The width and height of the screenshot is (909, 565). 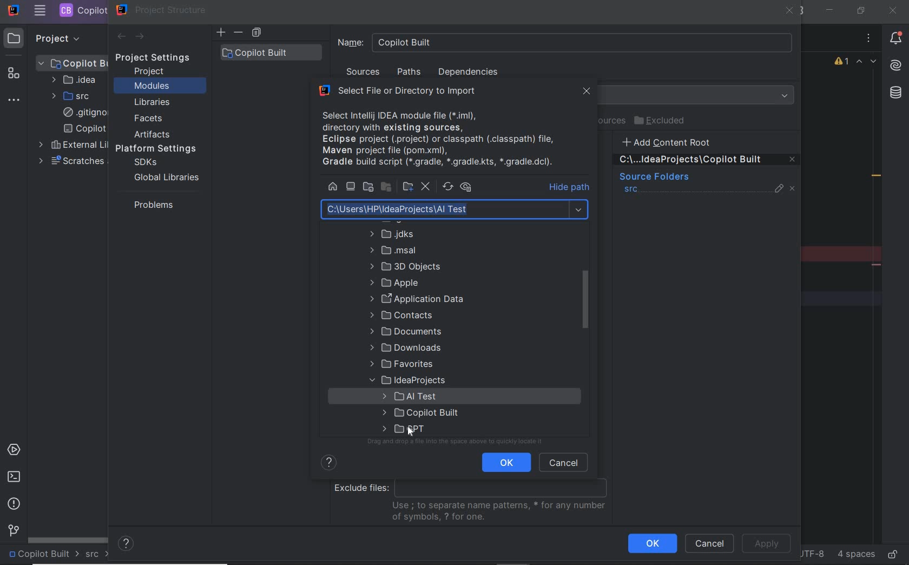 What do you see at coordinates (72, 96) in the screenshot?
I see `SRC` at bounding box center [72, 96].